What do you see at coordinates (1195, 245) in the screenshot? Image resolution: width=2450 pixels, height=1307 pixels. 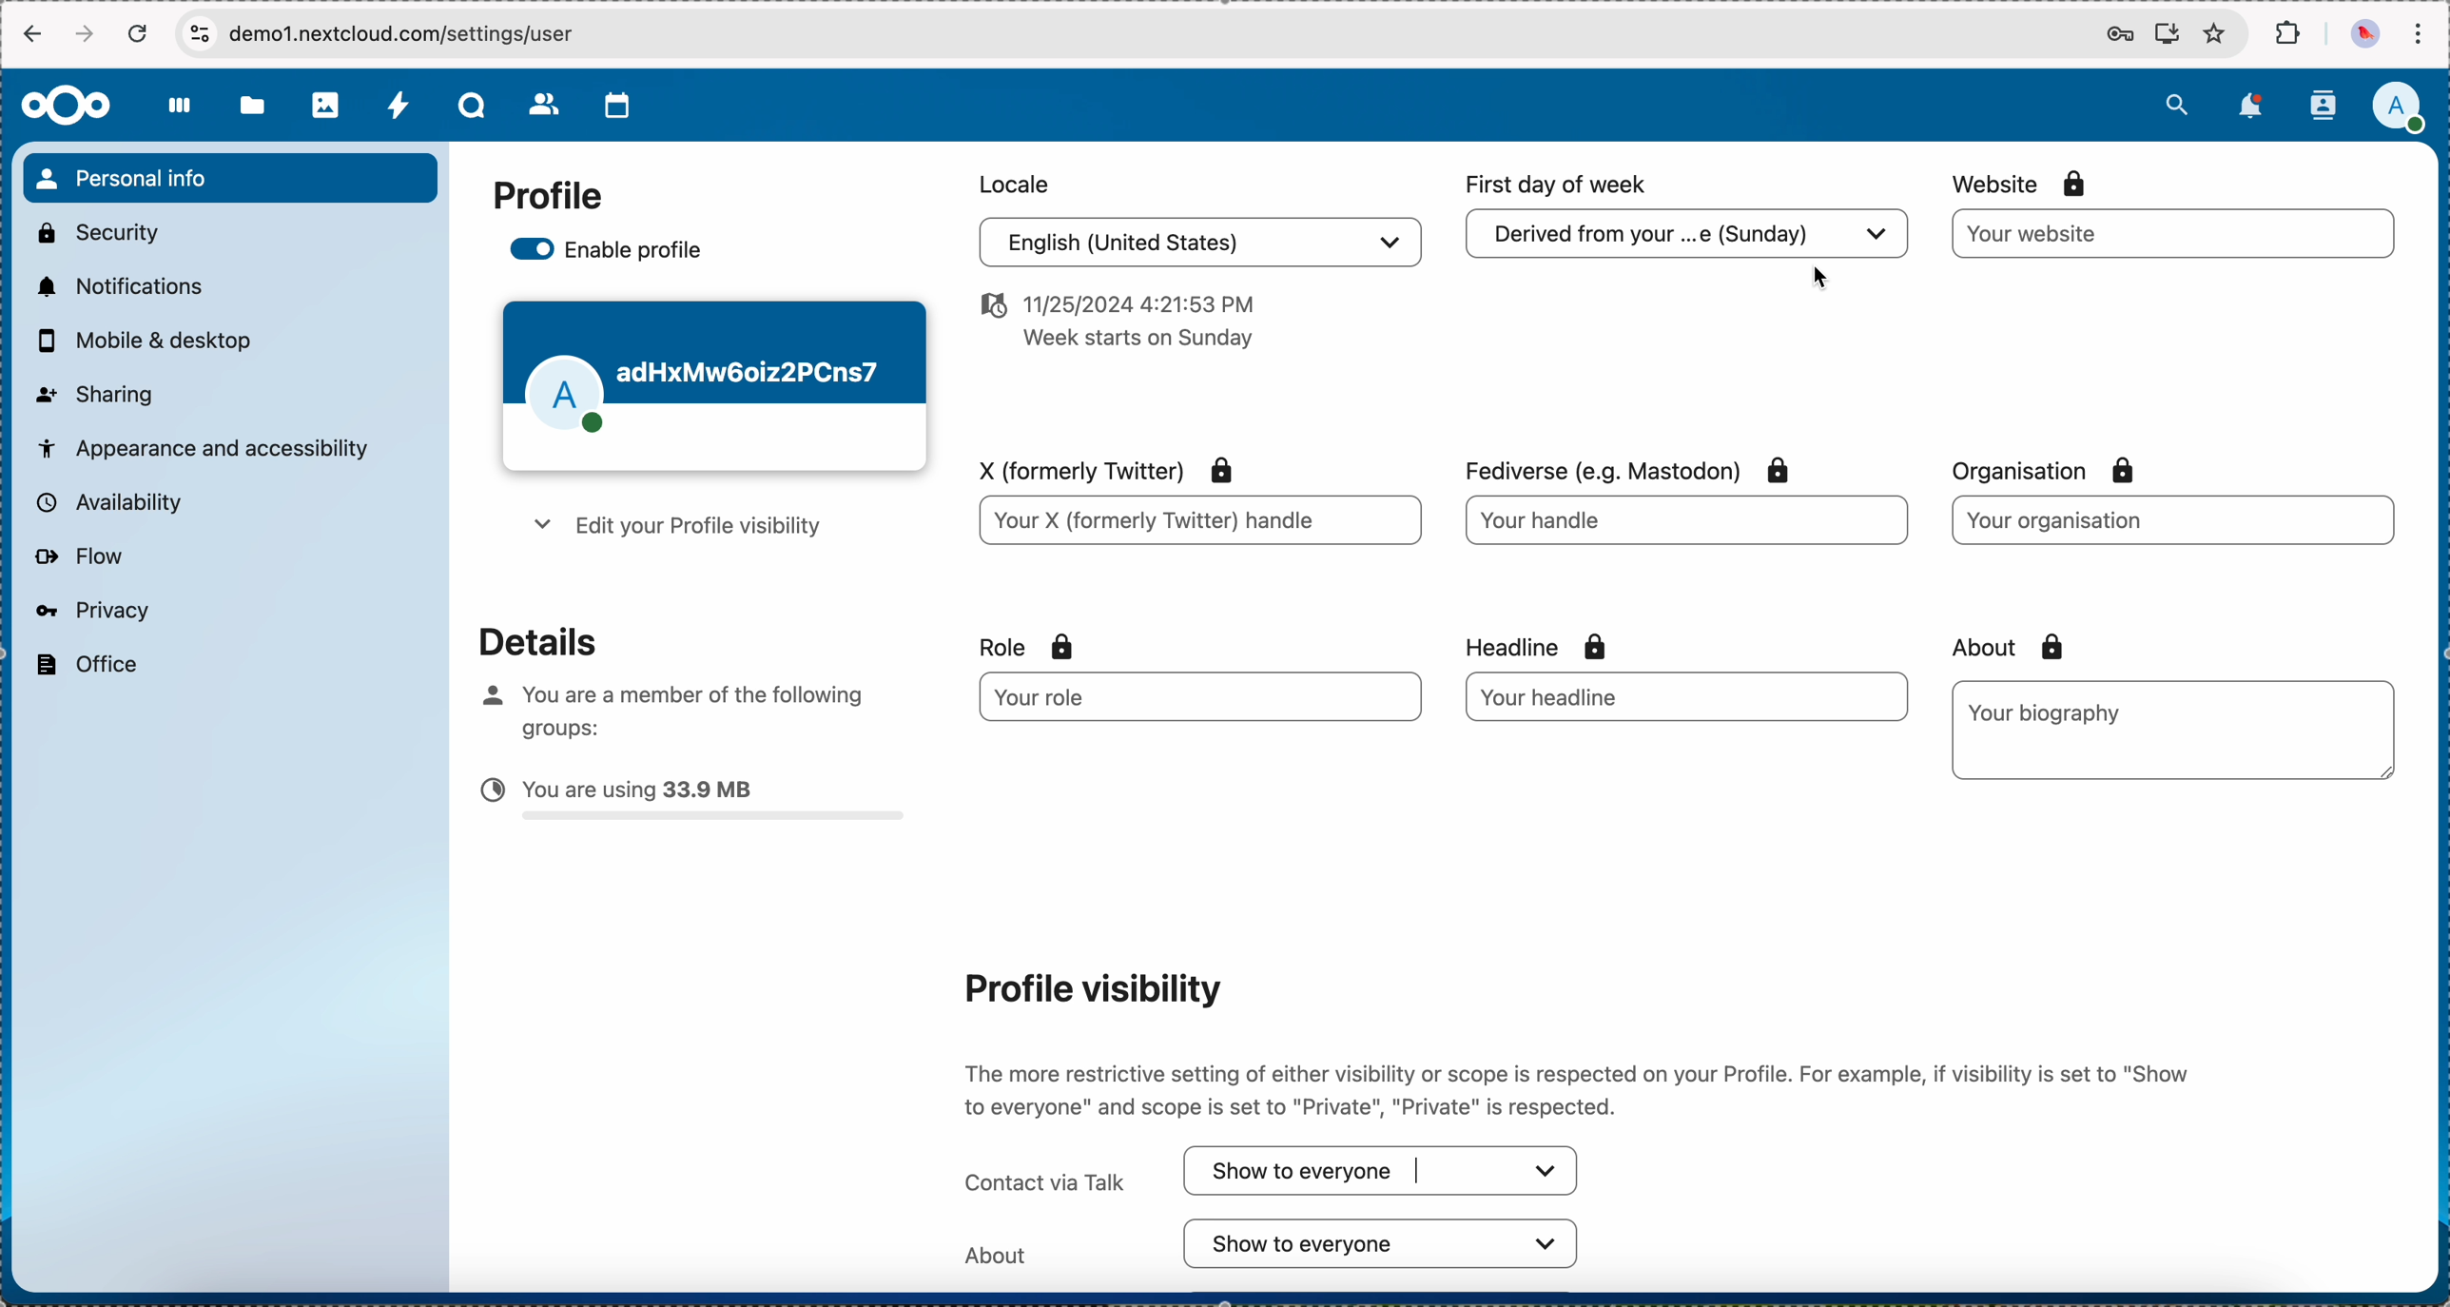 I see `english` at bounding box center [1195, 245].